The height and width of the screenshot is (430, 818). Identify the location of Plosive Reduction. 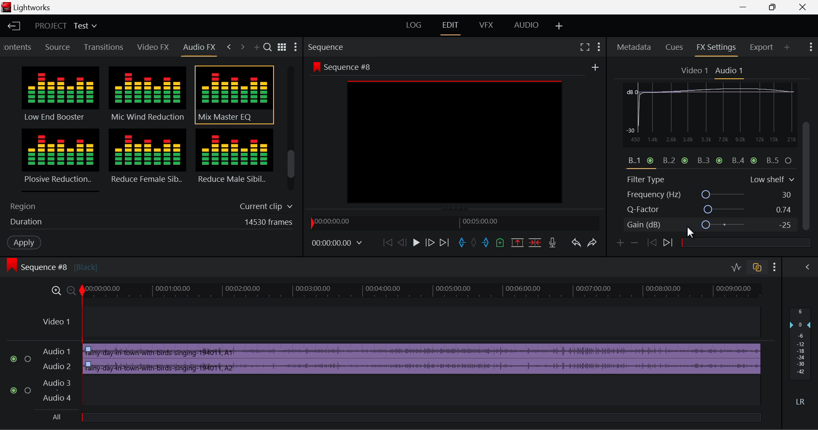
(59, 159).